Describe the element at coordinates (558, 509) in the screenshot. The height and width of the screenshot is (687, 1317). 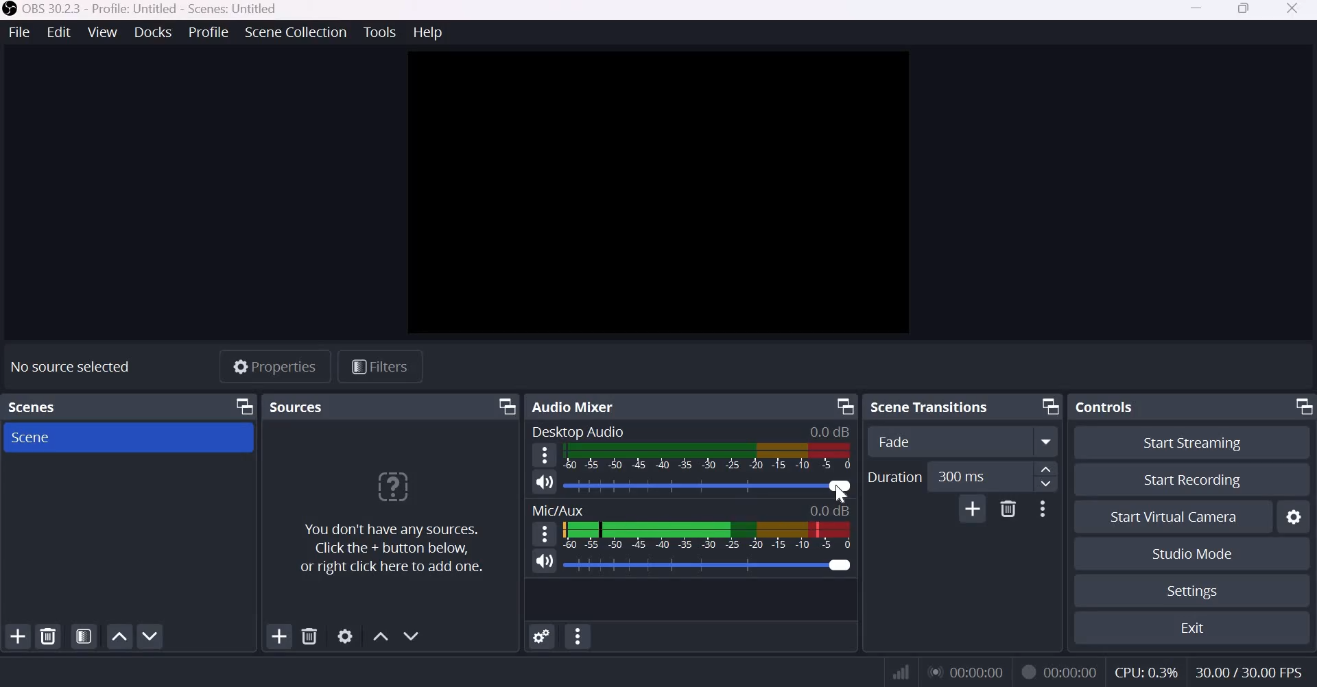
I see `Mic/Aux` at that location.